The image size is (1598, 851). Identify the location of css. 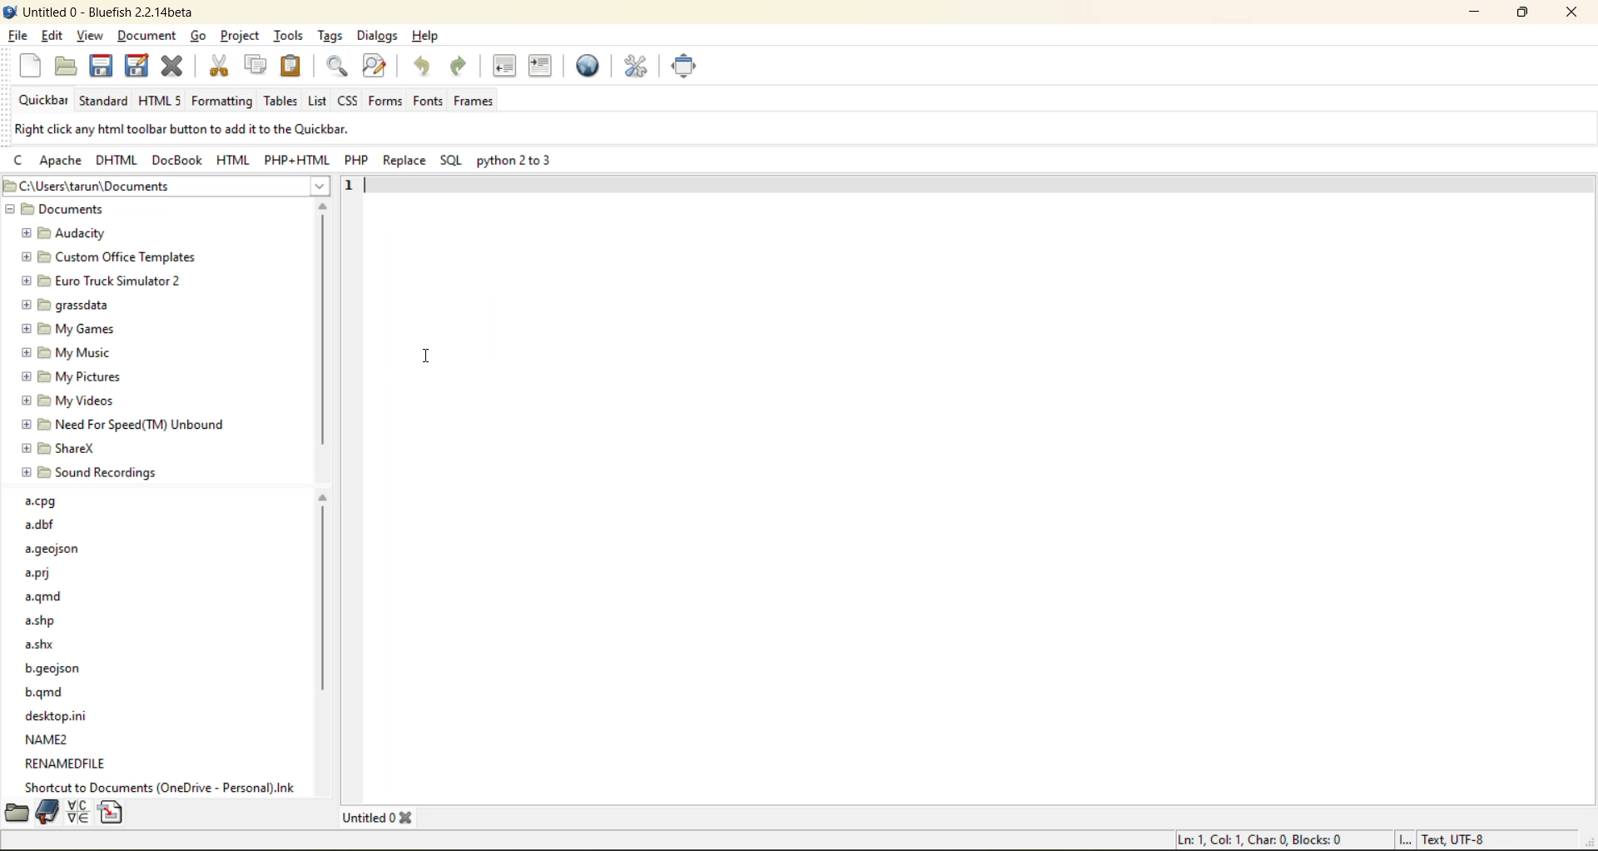
(350, 101).